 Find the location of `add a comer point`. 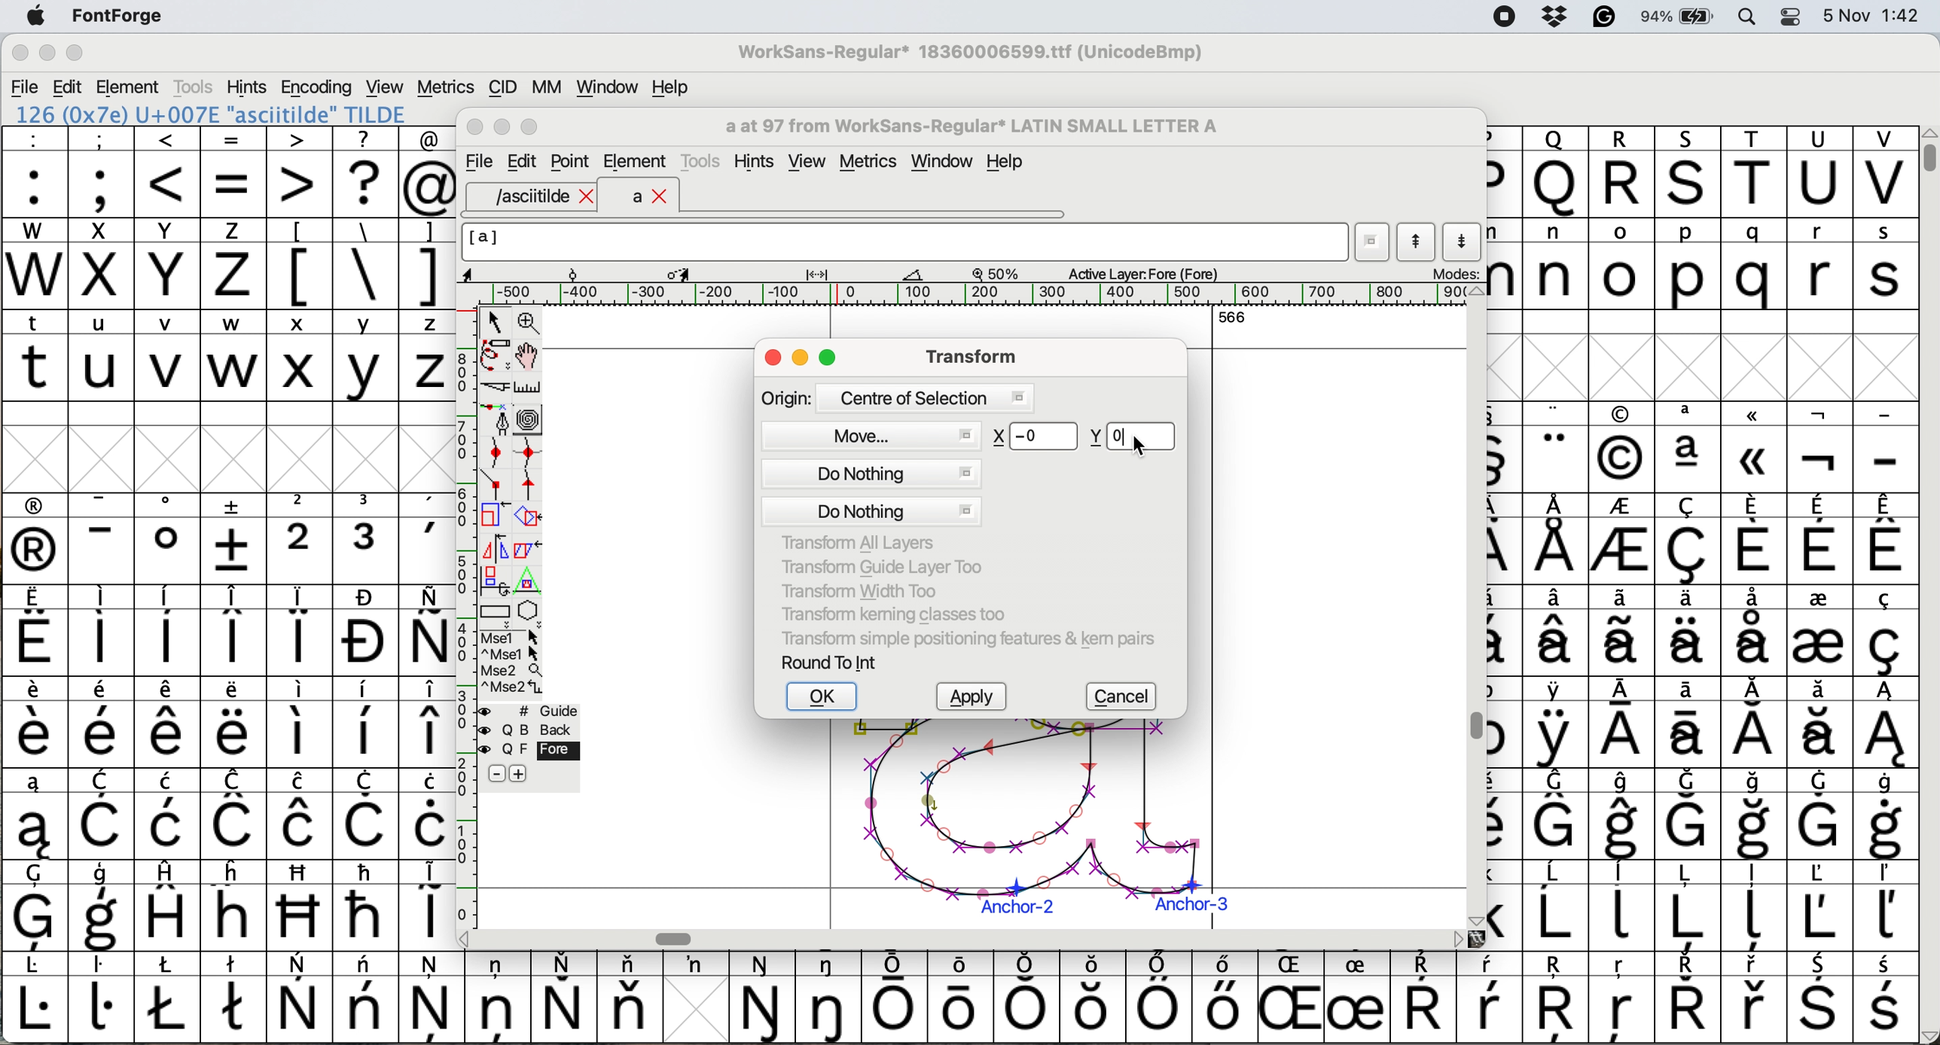

add a comer point is located at coordinates (496, 483).